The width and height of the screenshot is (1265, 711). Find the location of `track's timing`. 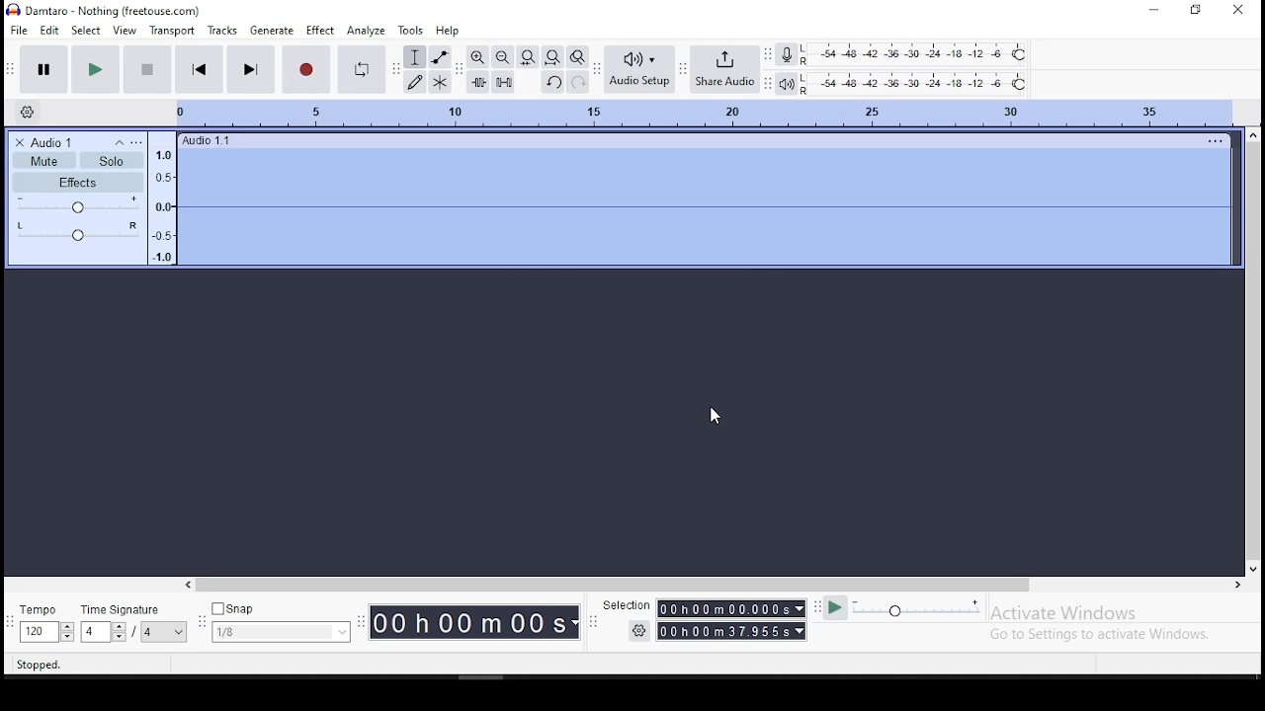

track's timing is located at coordinates (708, 113).